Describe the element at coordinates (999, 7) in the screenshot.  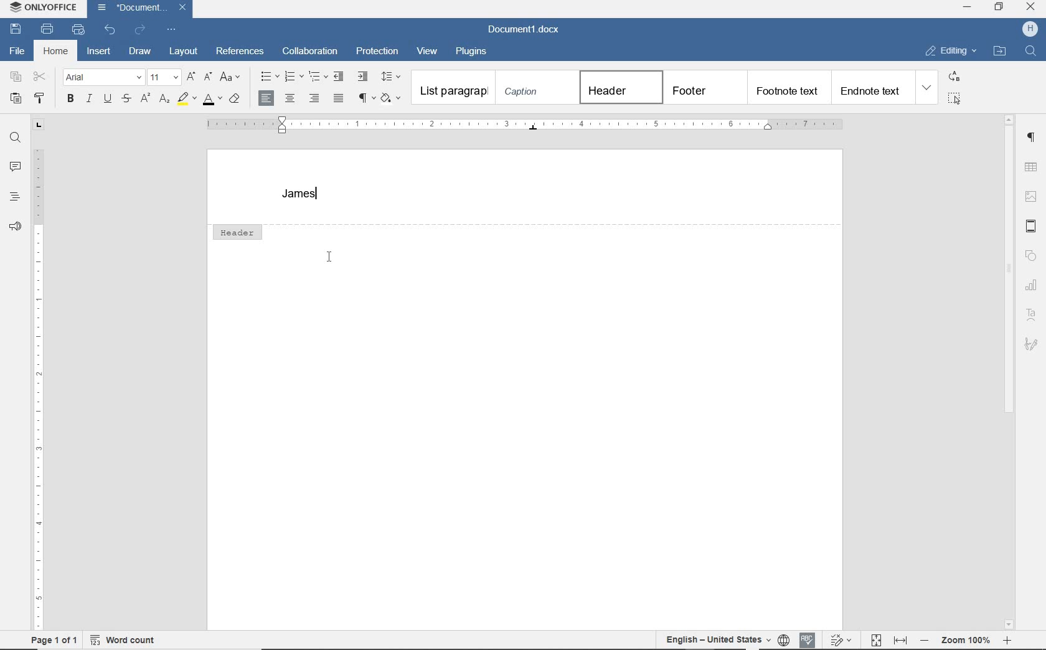
I see `RESTORE DOWN` at that location.